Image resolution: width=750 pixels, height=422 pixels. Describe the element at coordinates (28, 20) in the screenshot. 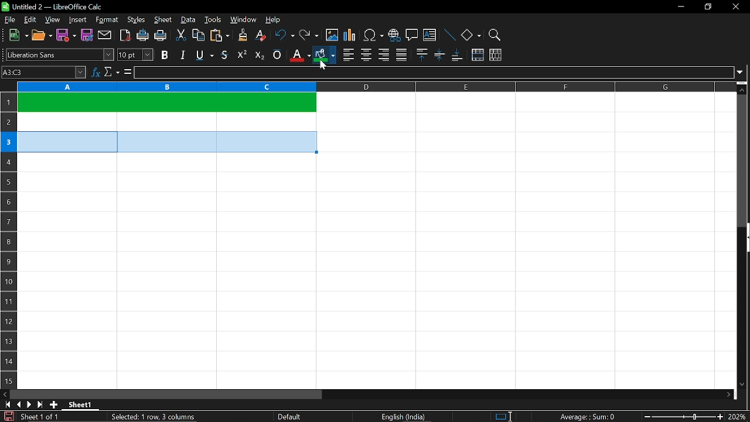

I see `edit` at that location.